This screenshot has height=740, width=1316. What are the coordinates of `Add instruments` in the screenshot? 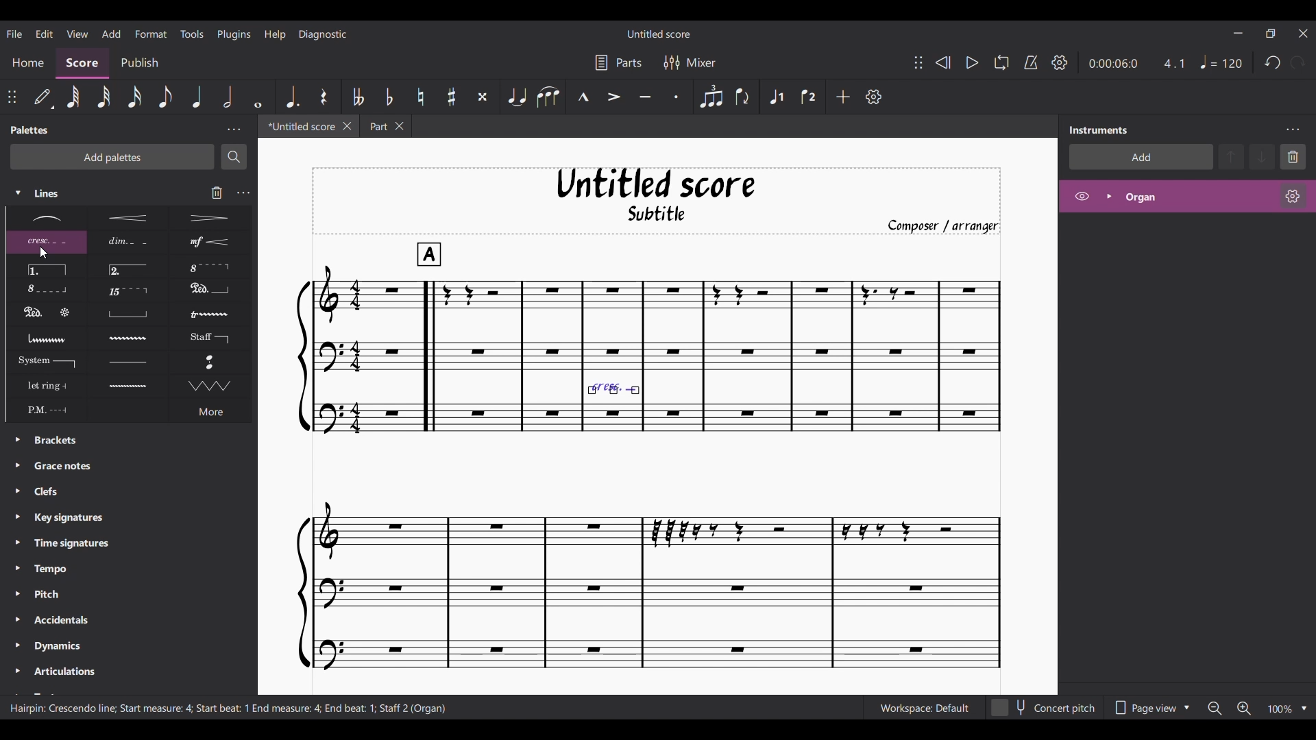 It's located at (1141, 157).